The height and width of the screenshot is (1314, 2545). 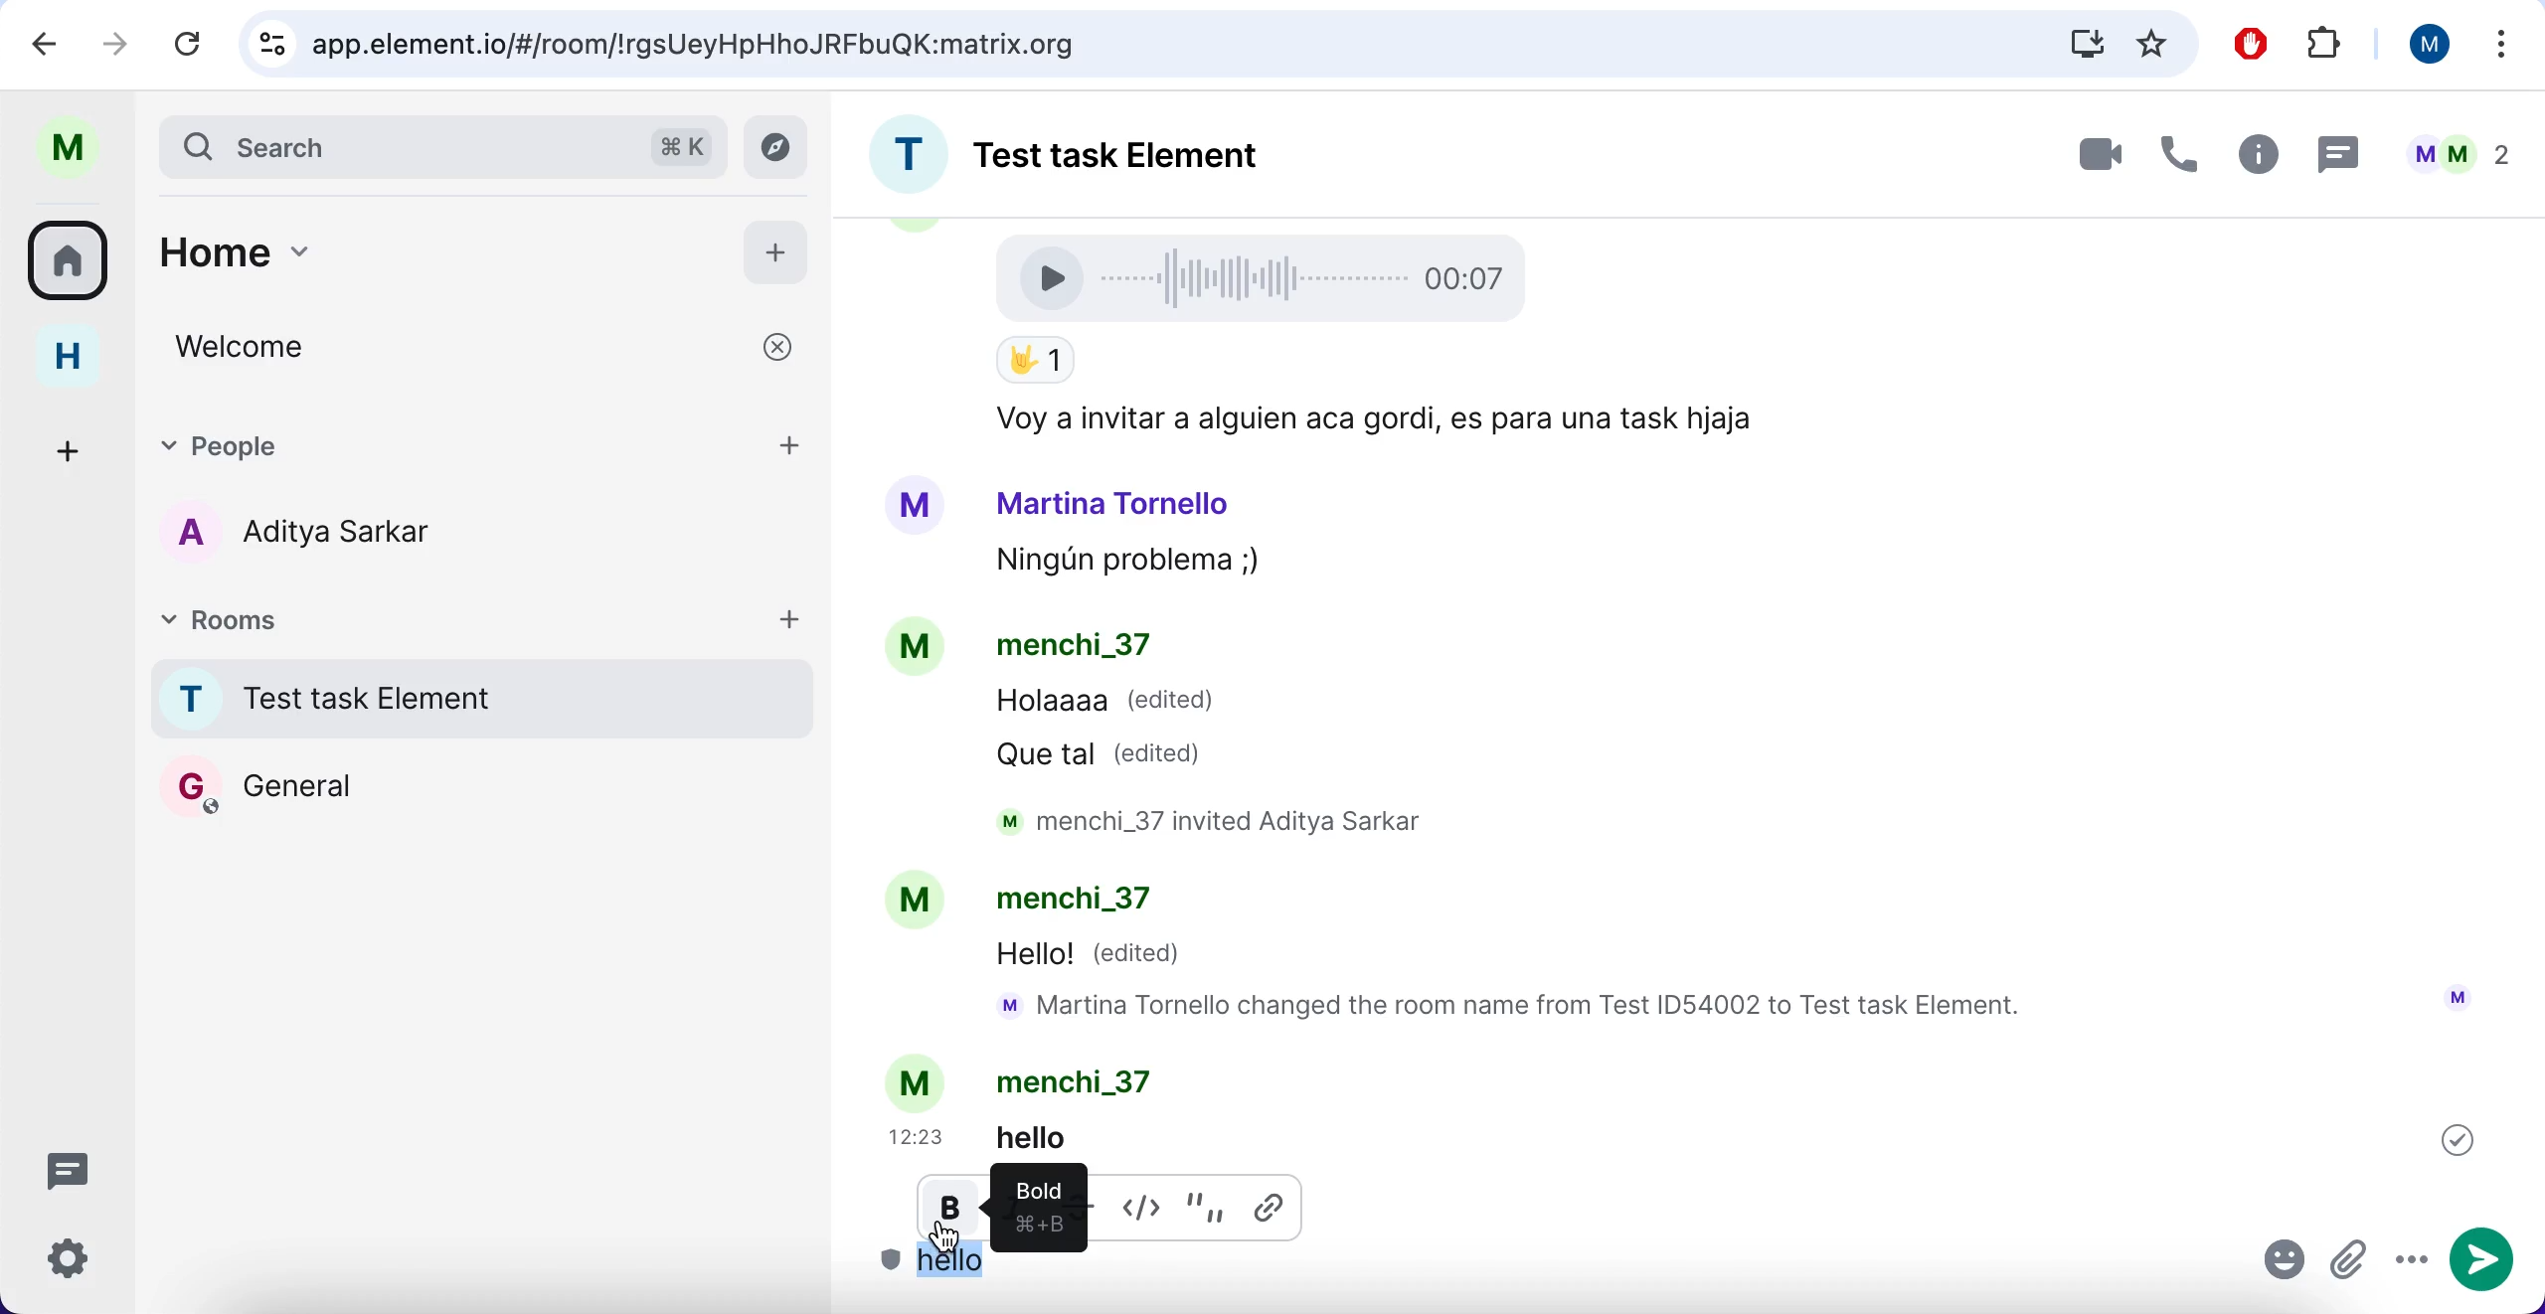 What do you see at coordinates (2098, 153) in the screenshot?
I see `videocall` at bounding box center [2098, 153].